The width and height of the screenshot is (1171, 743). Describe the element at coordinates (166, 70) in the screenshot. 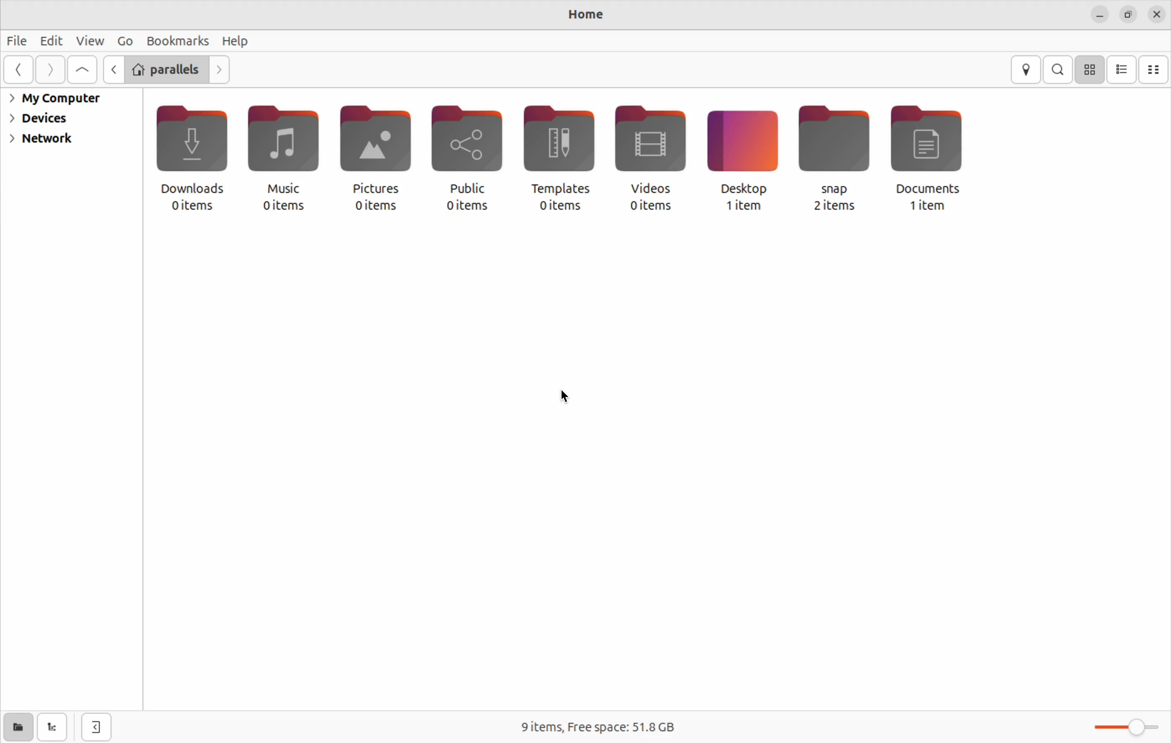

I see `parallels` at that location.